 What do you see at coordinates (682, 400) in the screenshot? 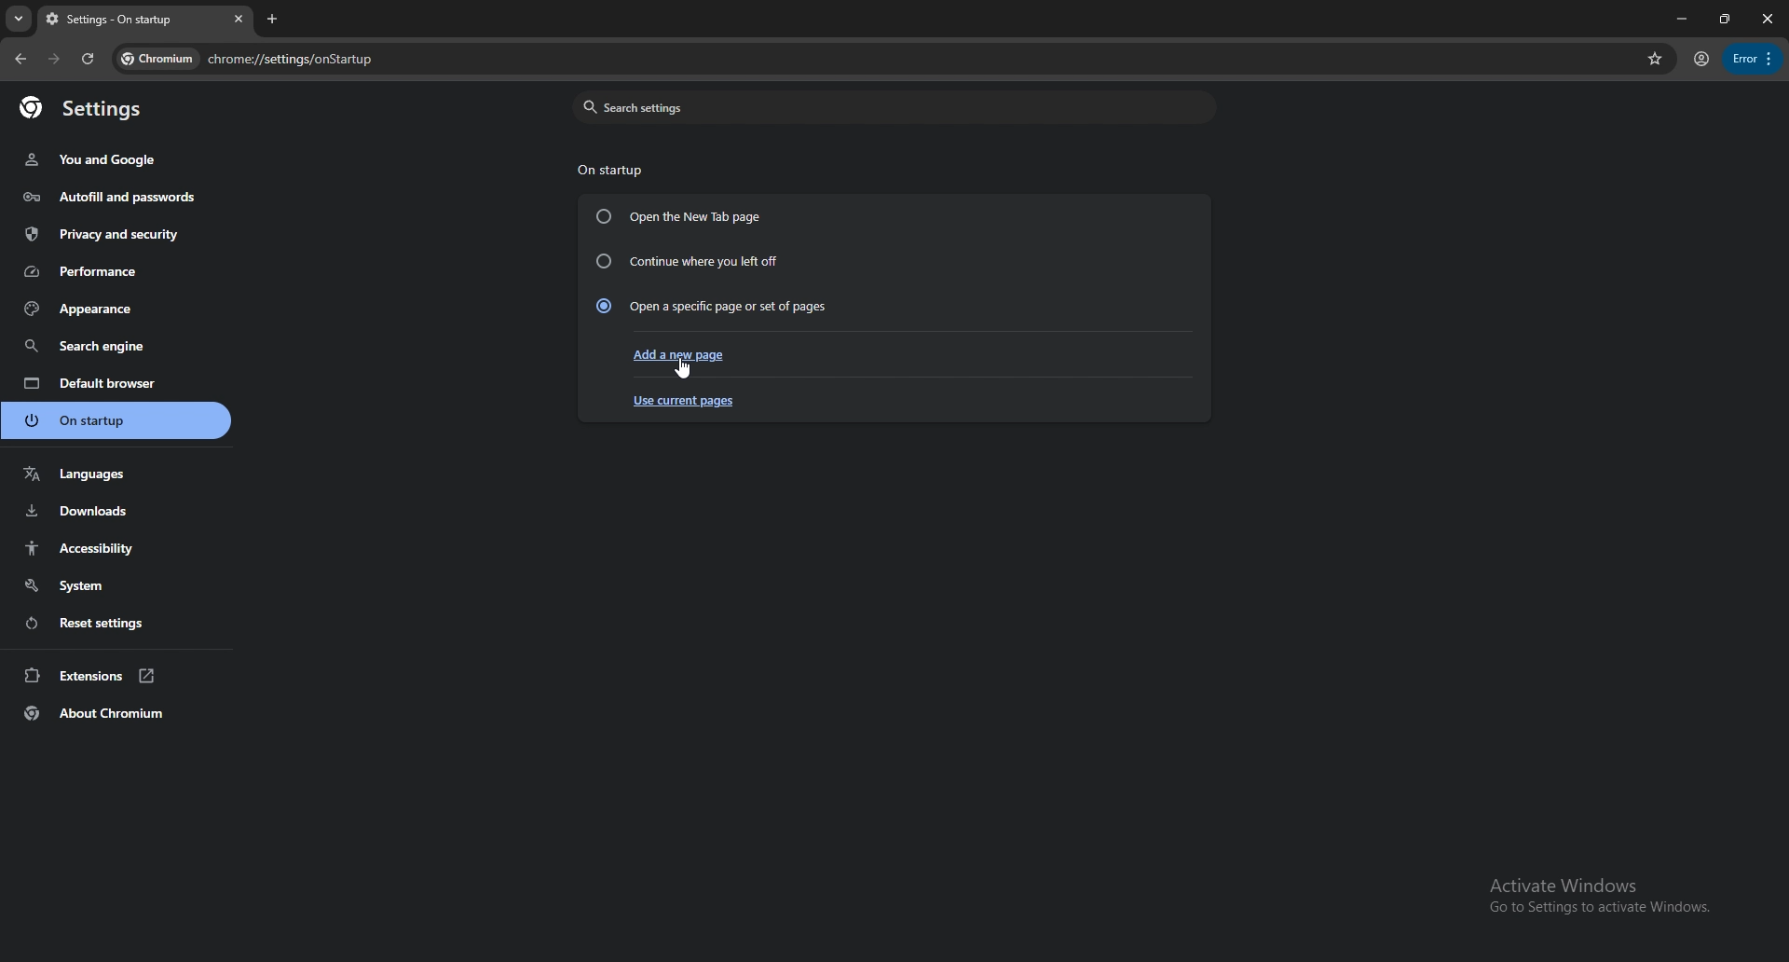
I see `use current pages` at bounding box center [682, 400].